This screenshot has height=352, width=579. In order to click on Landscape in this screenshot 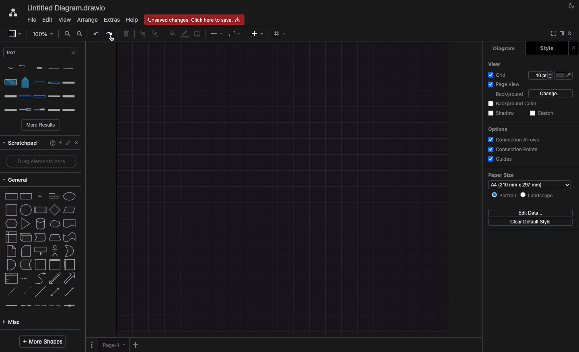, I will do `click(537, 195)`.